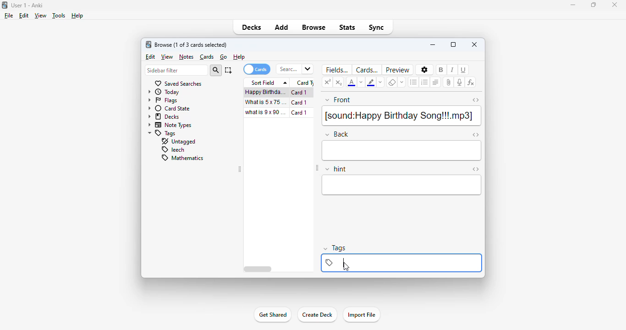 The height and width of the screenshot is (330, 626). Describe the element at coordinates (464, 70) in the screenshot. I see `underline` at that location.